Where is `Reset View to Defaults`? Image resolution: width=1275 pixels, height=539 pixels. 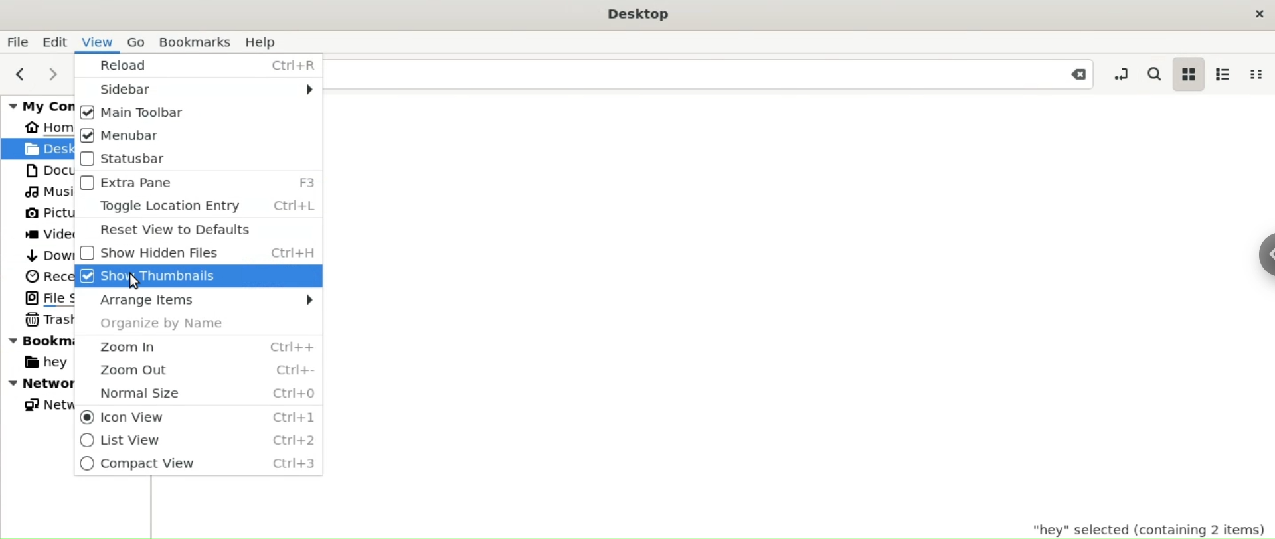 Reset View to Defaults is located at coordinates (199, 228).